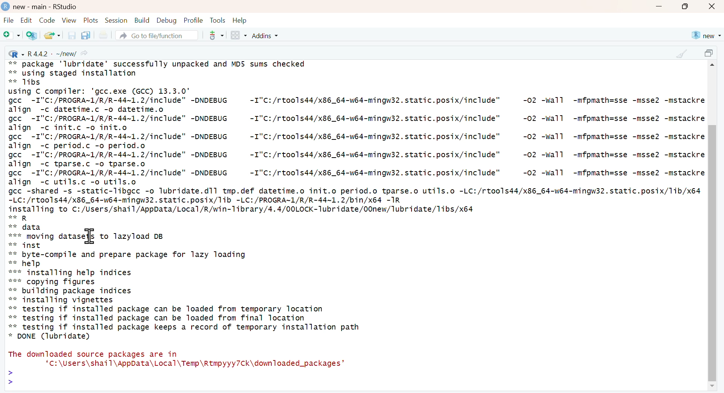 This screenshot has width=724, height=393. Describe the element at coordinates (166, 20) in the screenshot. I see `Debug` at that location.